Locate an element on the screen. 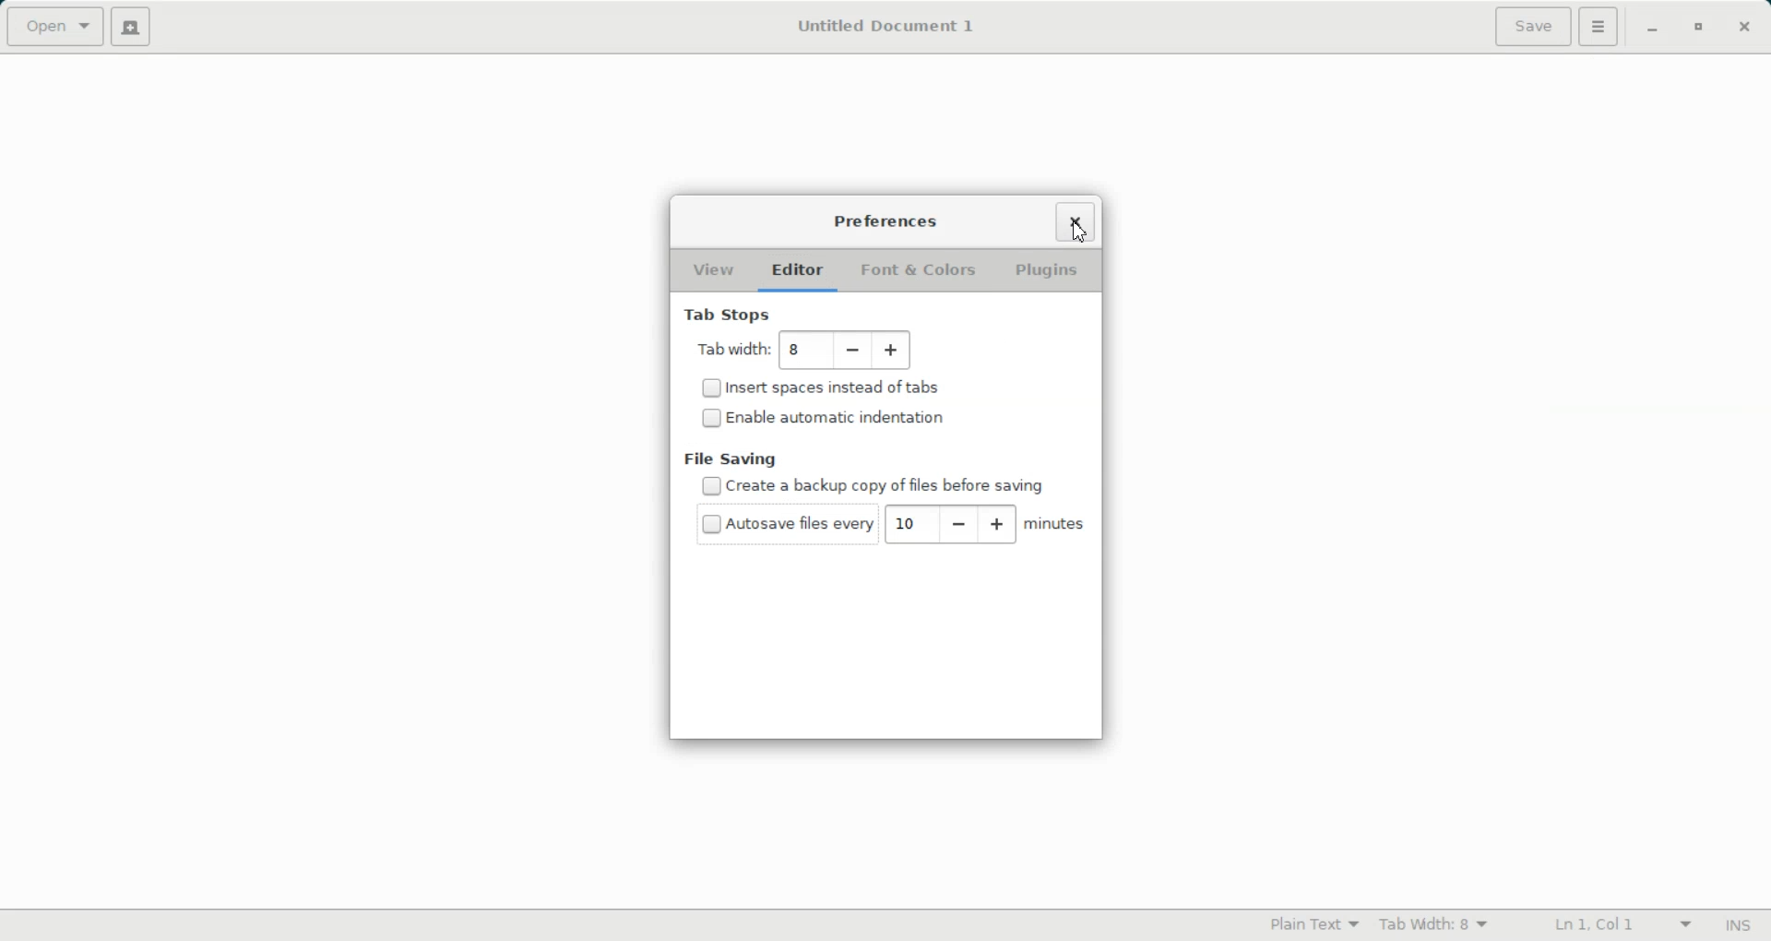  Open a file is located at coordinates (55, 27).